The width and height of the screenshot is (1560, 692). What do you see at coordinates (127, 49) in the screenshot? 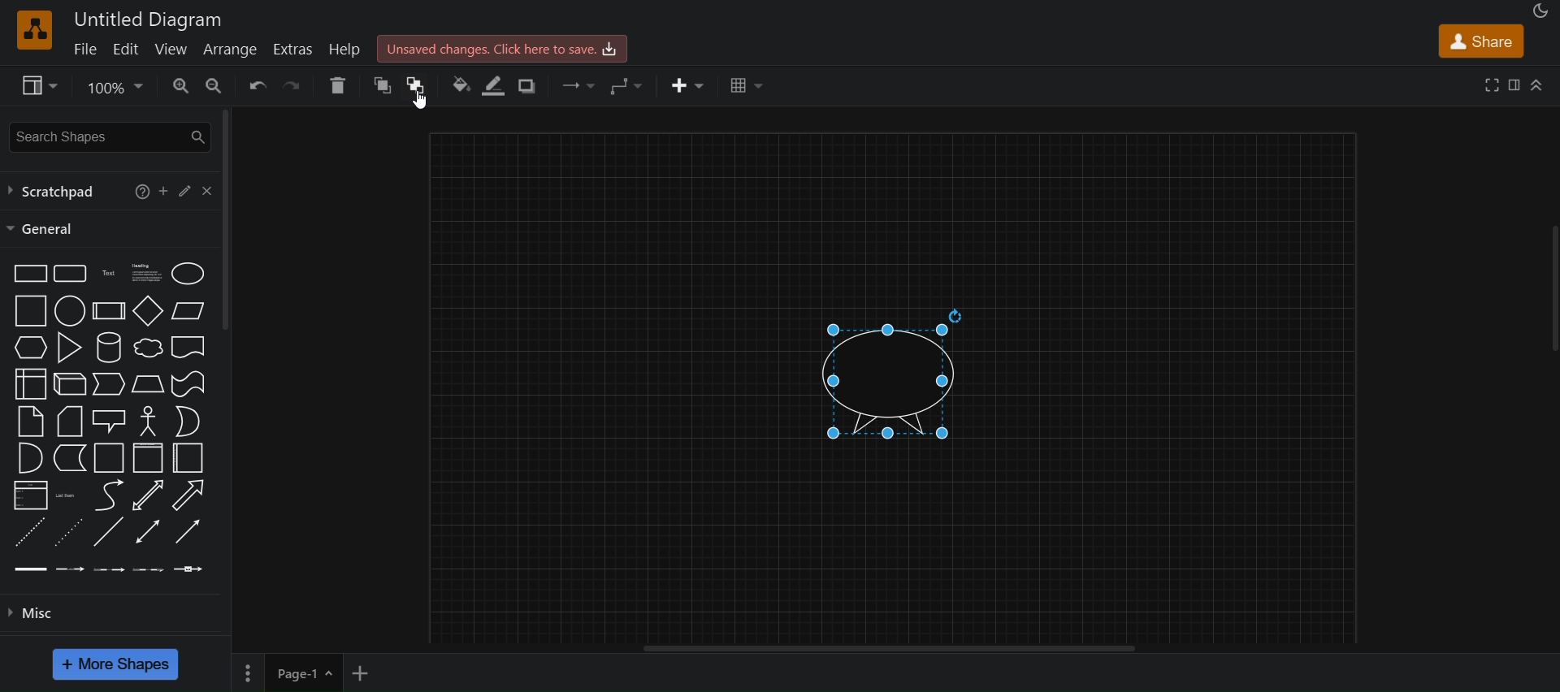
I see `edit` at bounding box center [127, 49].